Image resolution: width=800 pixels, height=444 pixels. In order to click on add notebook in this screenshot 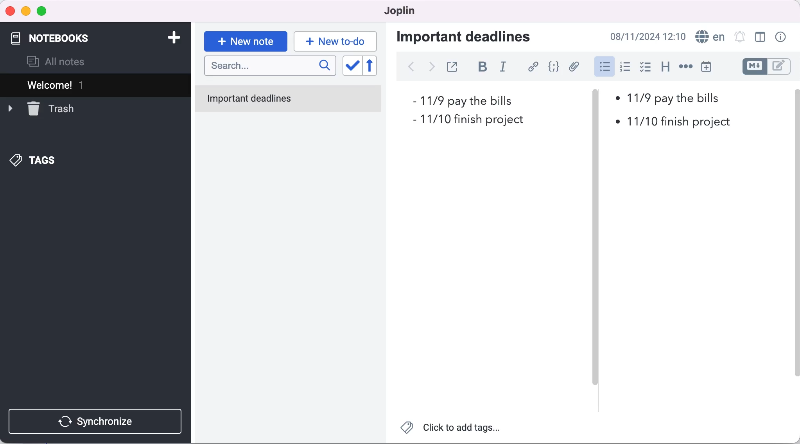, I will do `click(172, 37)`.